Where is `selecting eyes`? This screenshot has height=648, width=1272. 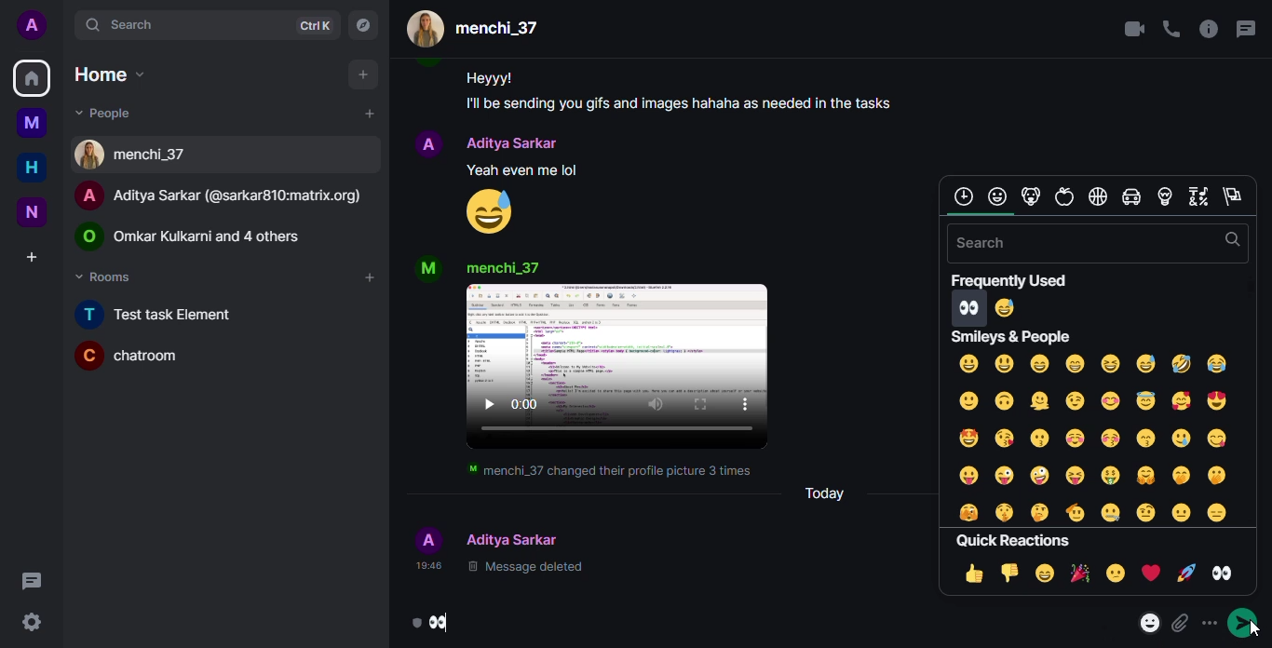 selecting eyes is located at coordinates (1233, 588).